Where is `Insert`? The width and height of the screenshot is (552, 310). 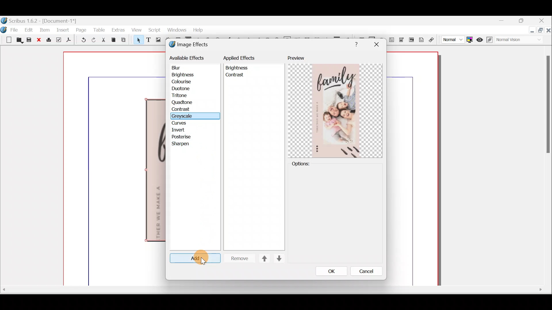
Insert is located at coordinates (63, 32).